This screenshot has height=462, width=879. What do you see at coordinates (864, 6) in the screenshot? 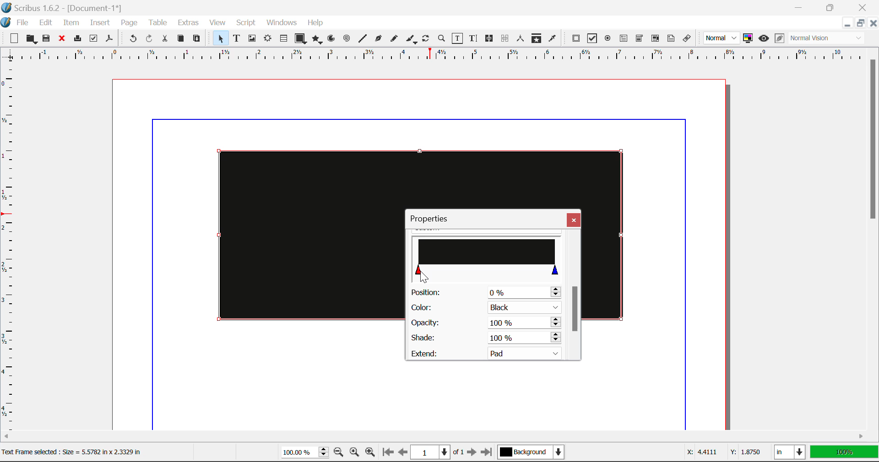
I see `Close` at bounding box center [864, 6].